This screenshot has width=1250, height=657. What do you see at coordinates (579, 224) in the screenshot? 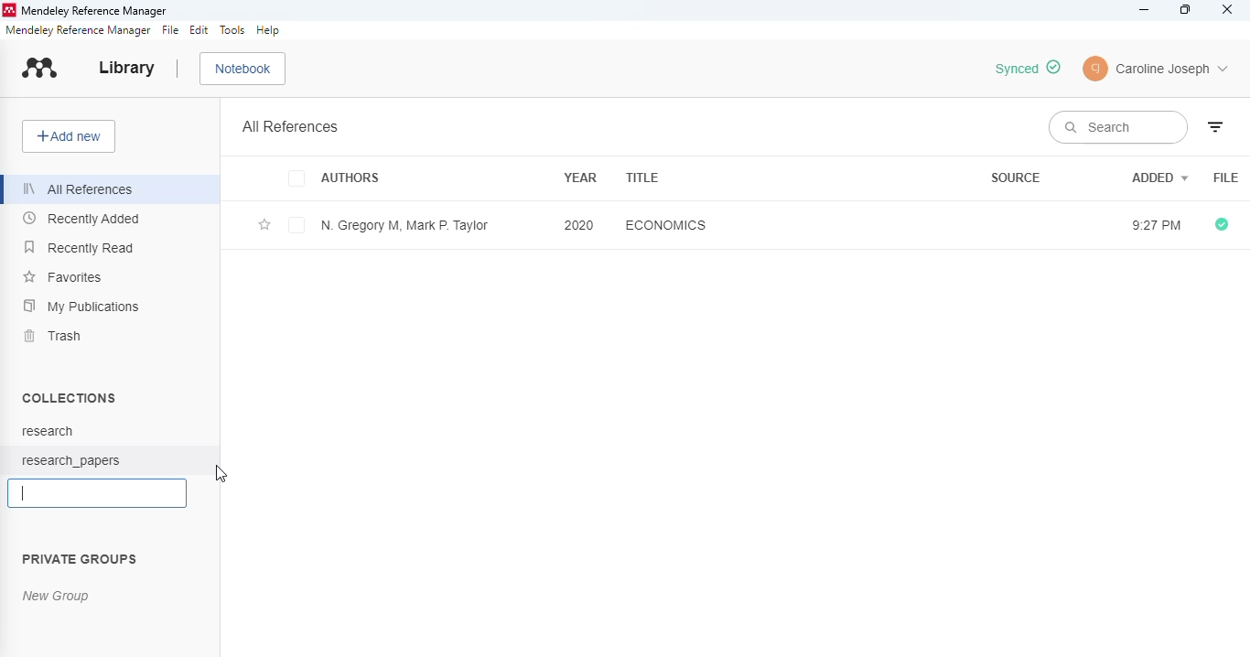
I see `2020` at bounding box center [579, 224].